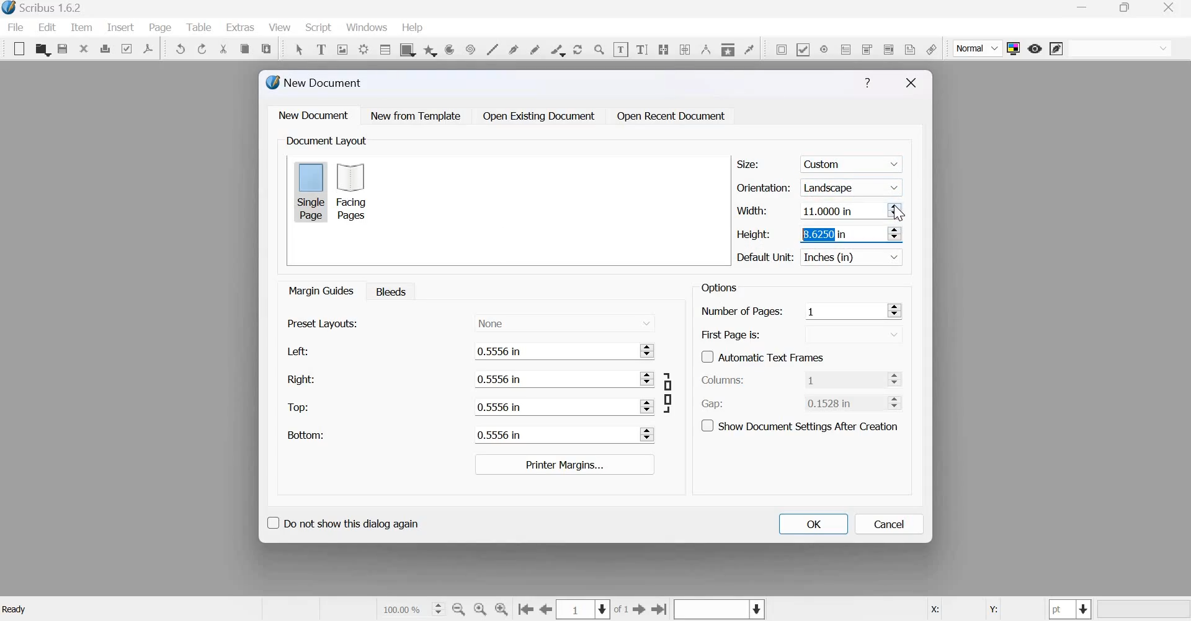 The image size is (1191, 621). Describe the element at coordinates (299, 408) in the screenshot. I see `Top:` at that location.